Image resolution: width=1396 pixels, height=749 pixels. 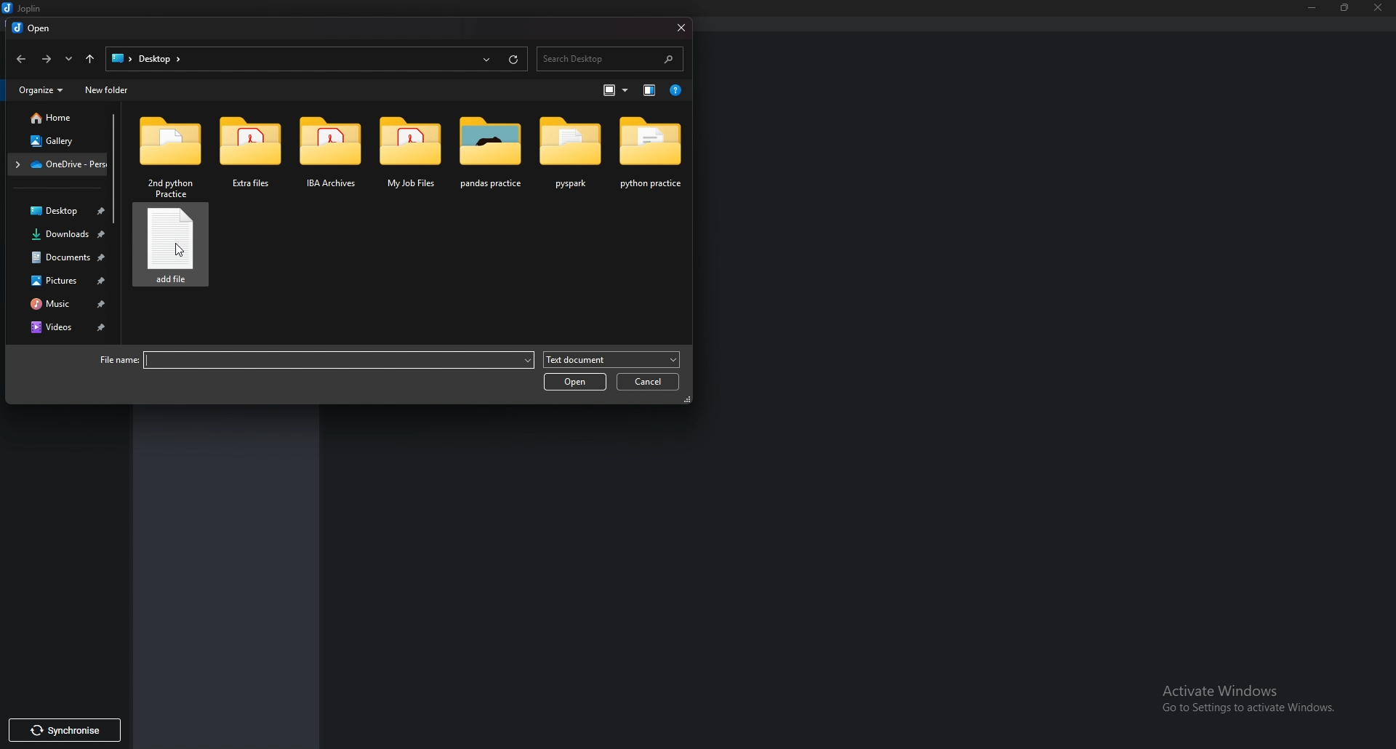 I want to click on Videos, so click(x=71, y=327).